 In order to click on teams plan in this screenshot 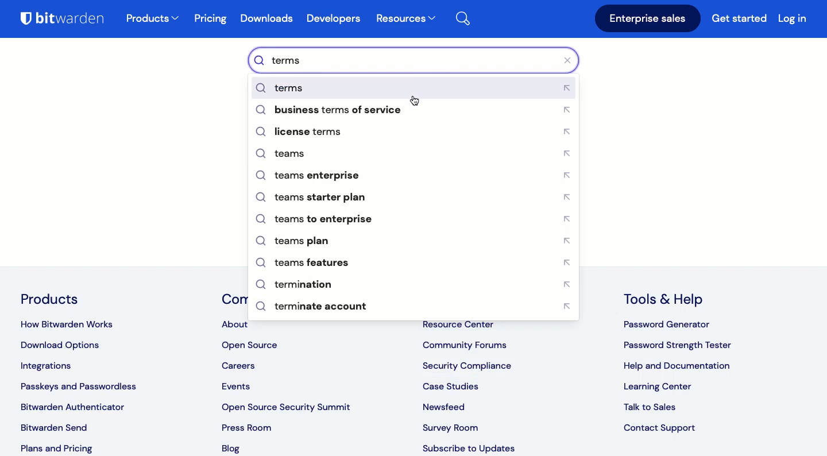, I will do `click(416, 241)`.